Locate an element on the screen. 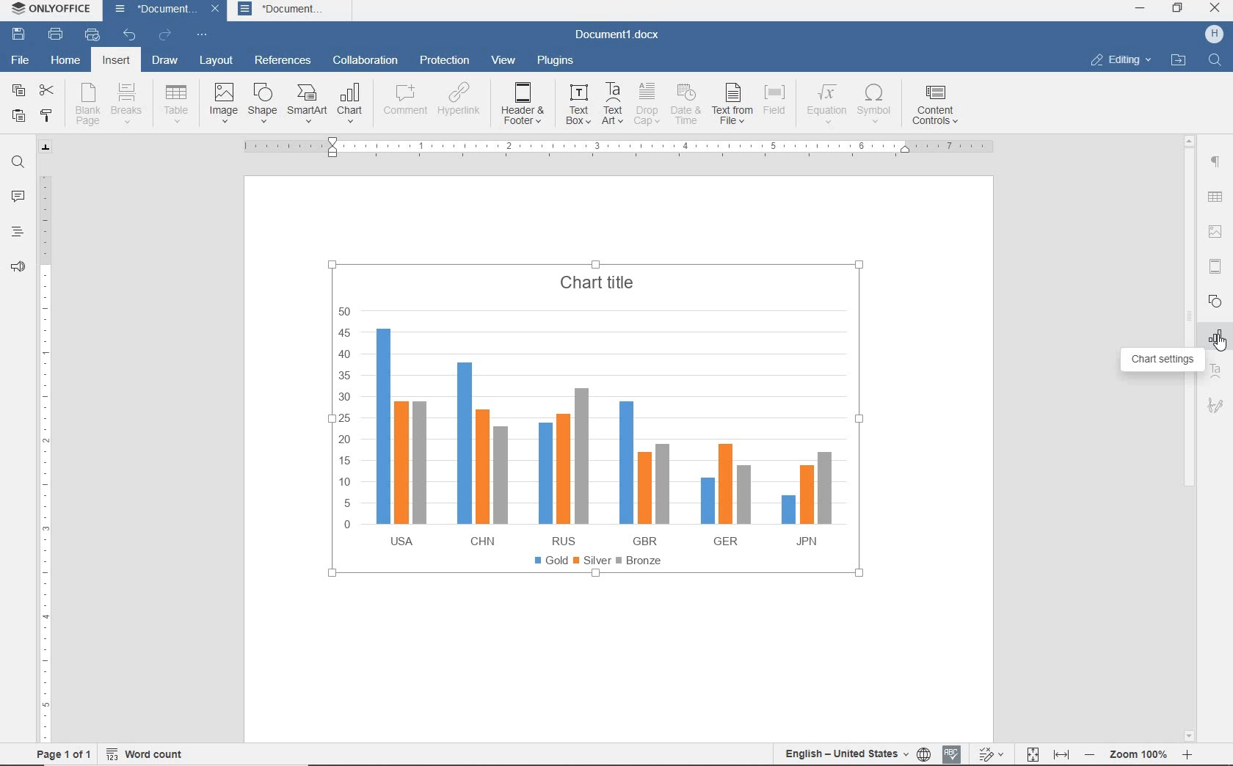  header & footer is located at coordinates (1215, 266).